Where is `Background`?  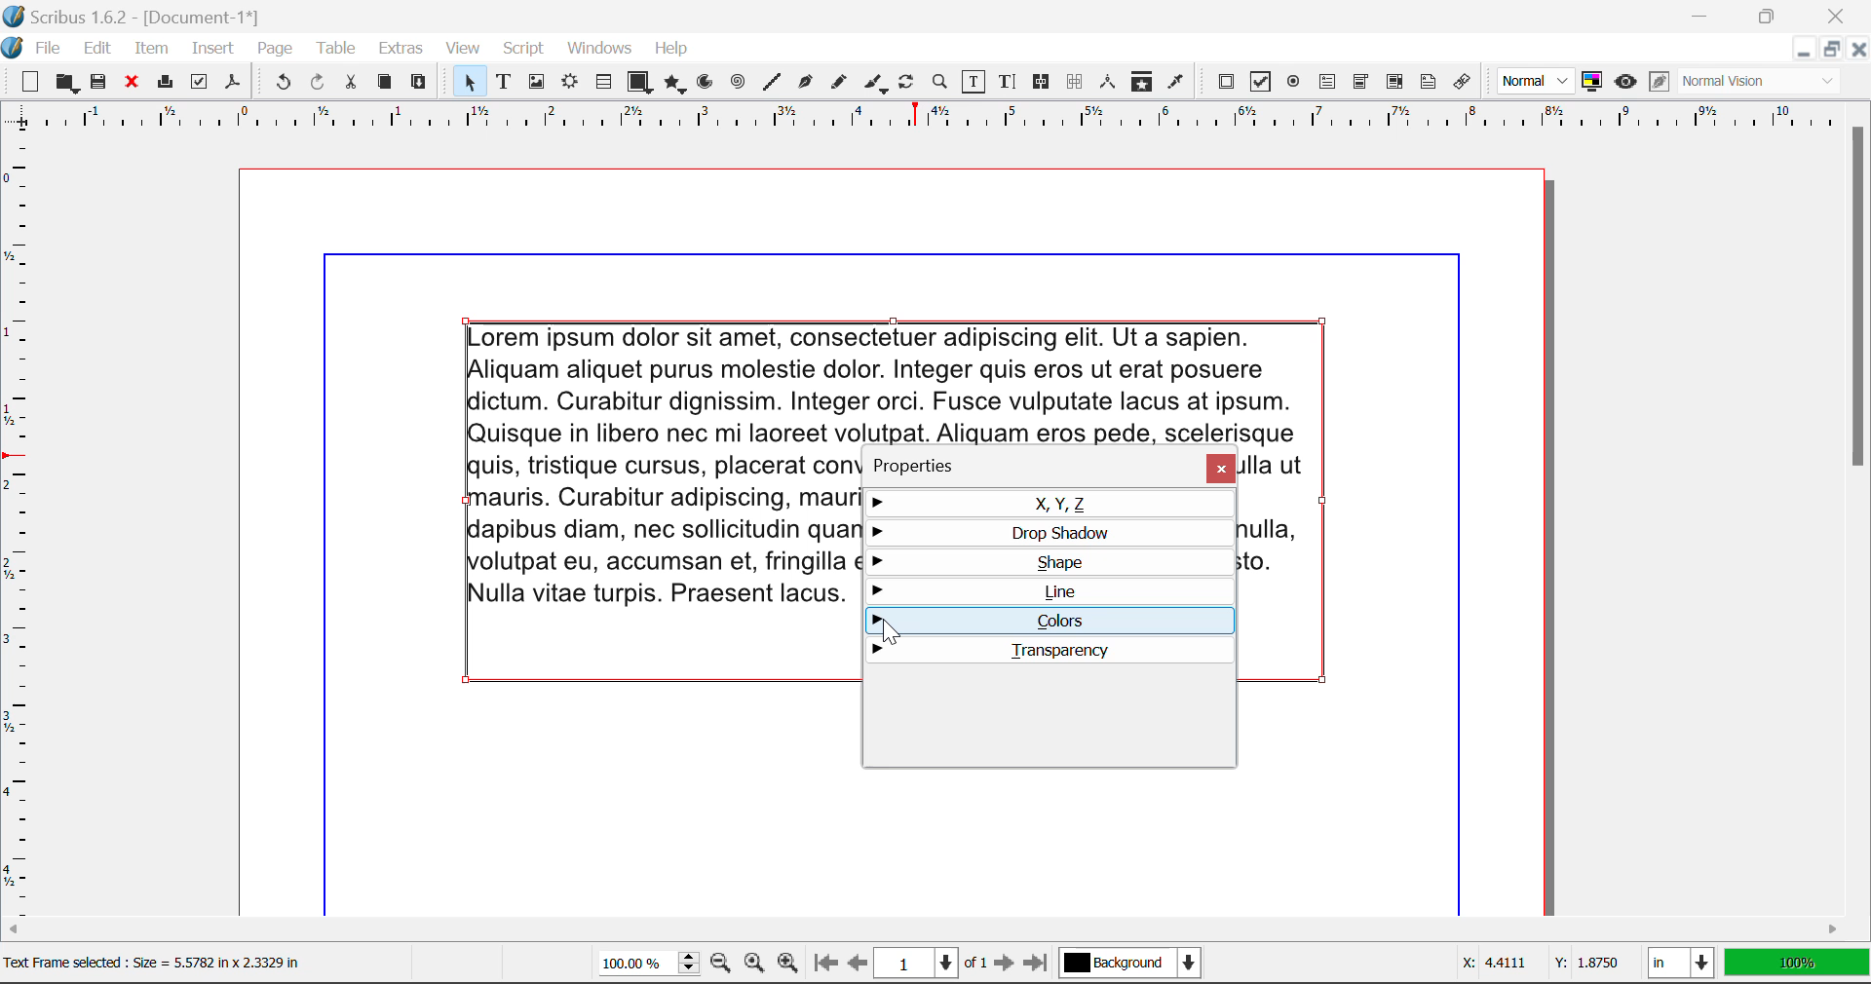
Background is located at coordinates (1135, 964).